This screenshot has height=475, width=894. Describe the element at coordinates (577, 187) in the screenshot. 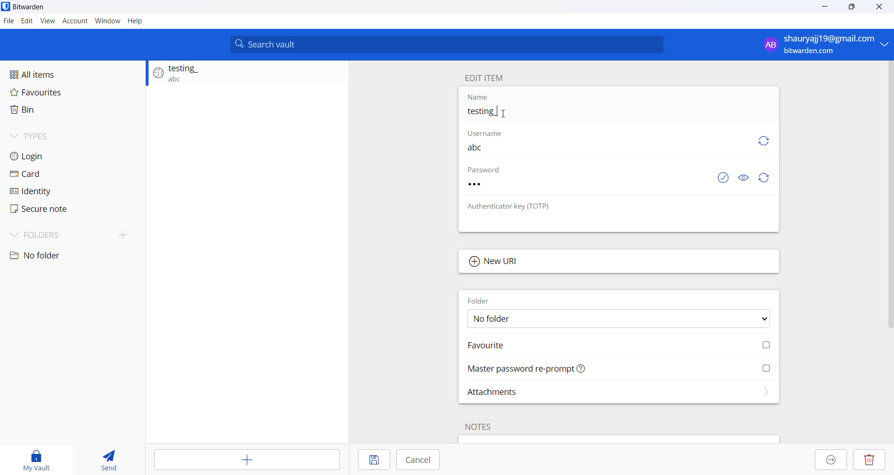

I see `Password input` at that location.